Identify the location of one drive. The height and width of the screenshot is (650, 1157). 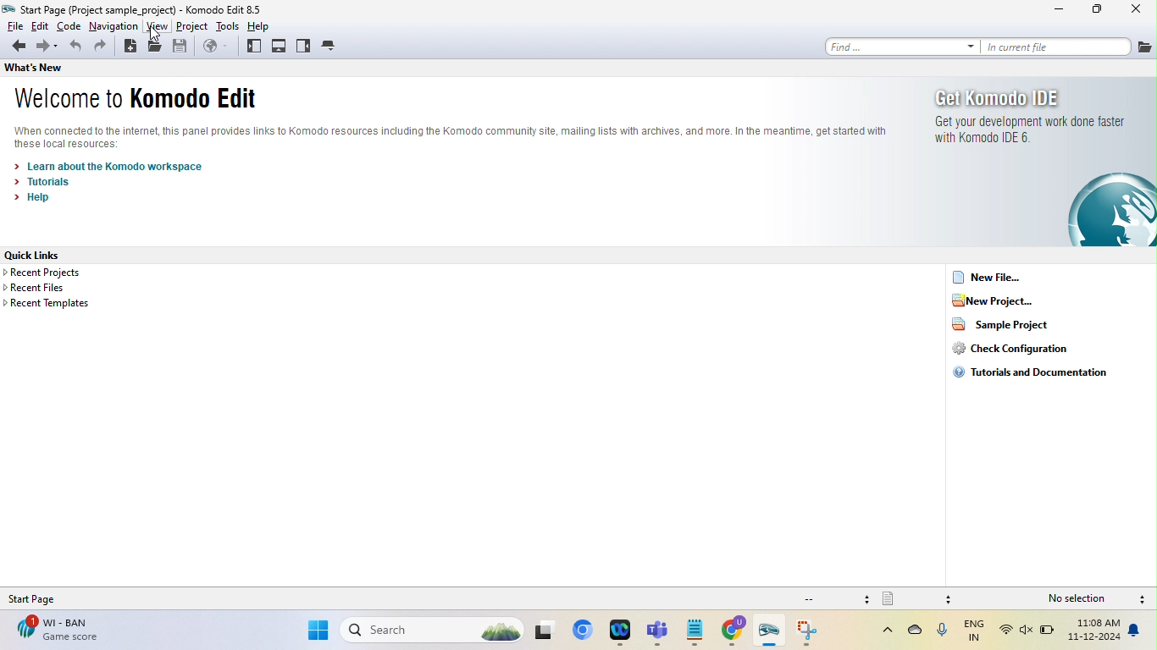
(916, 633).